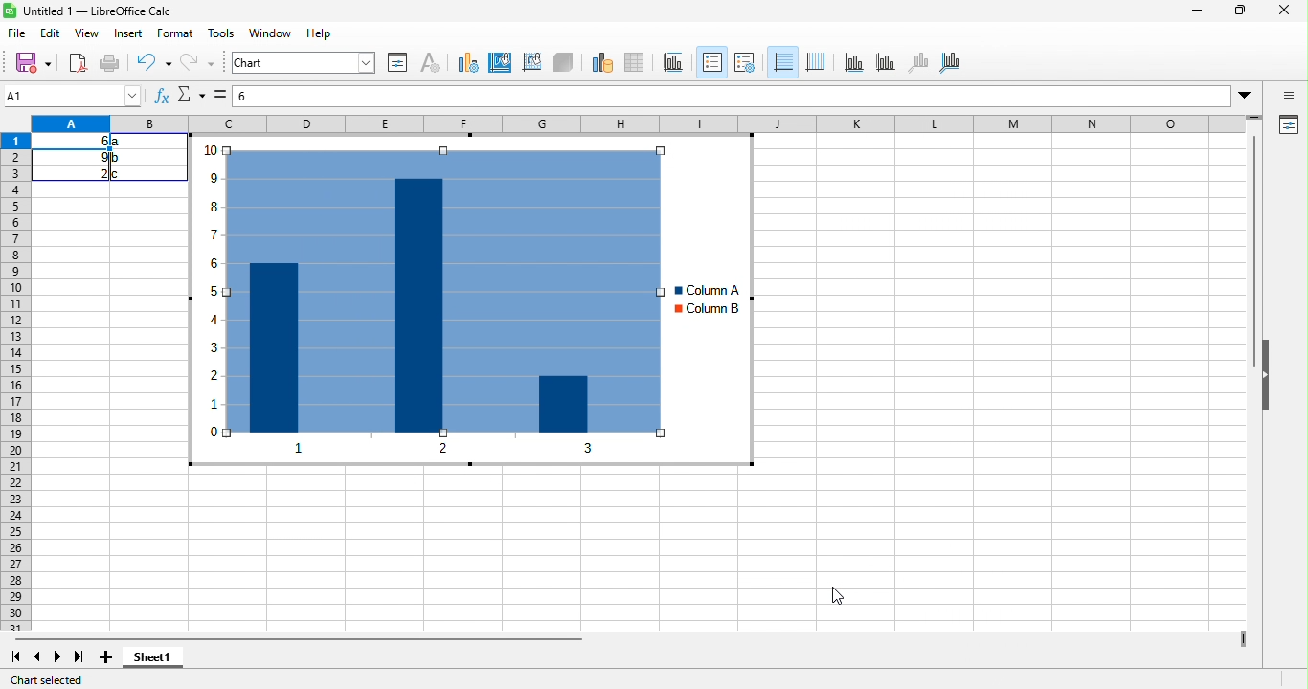 This screenshot has height=689, width=1308. What do you see at coordinates (172, 662) in the screenshot?
I see `sheet1` at bounding box center [172, 662].